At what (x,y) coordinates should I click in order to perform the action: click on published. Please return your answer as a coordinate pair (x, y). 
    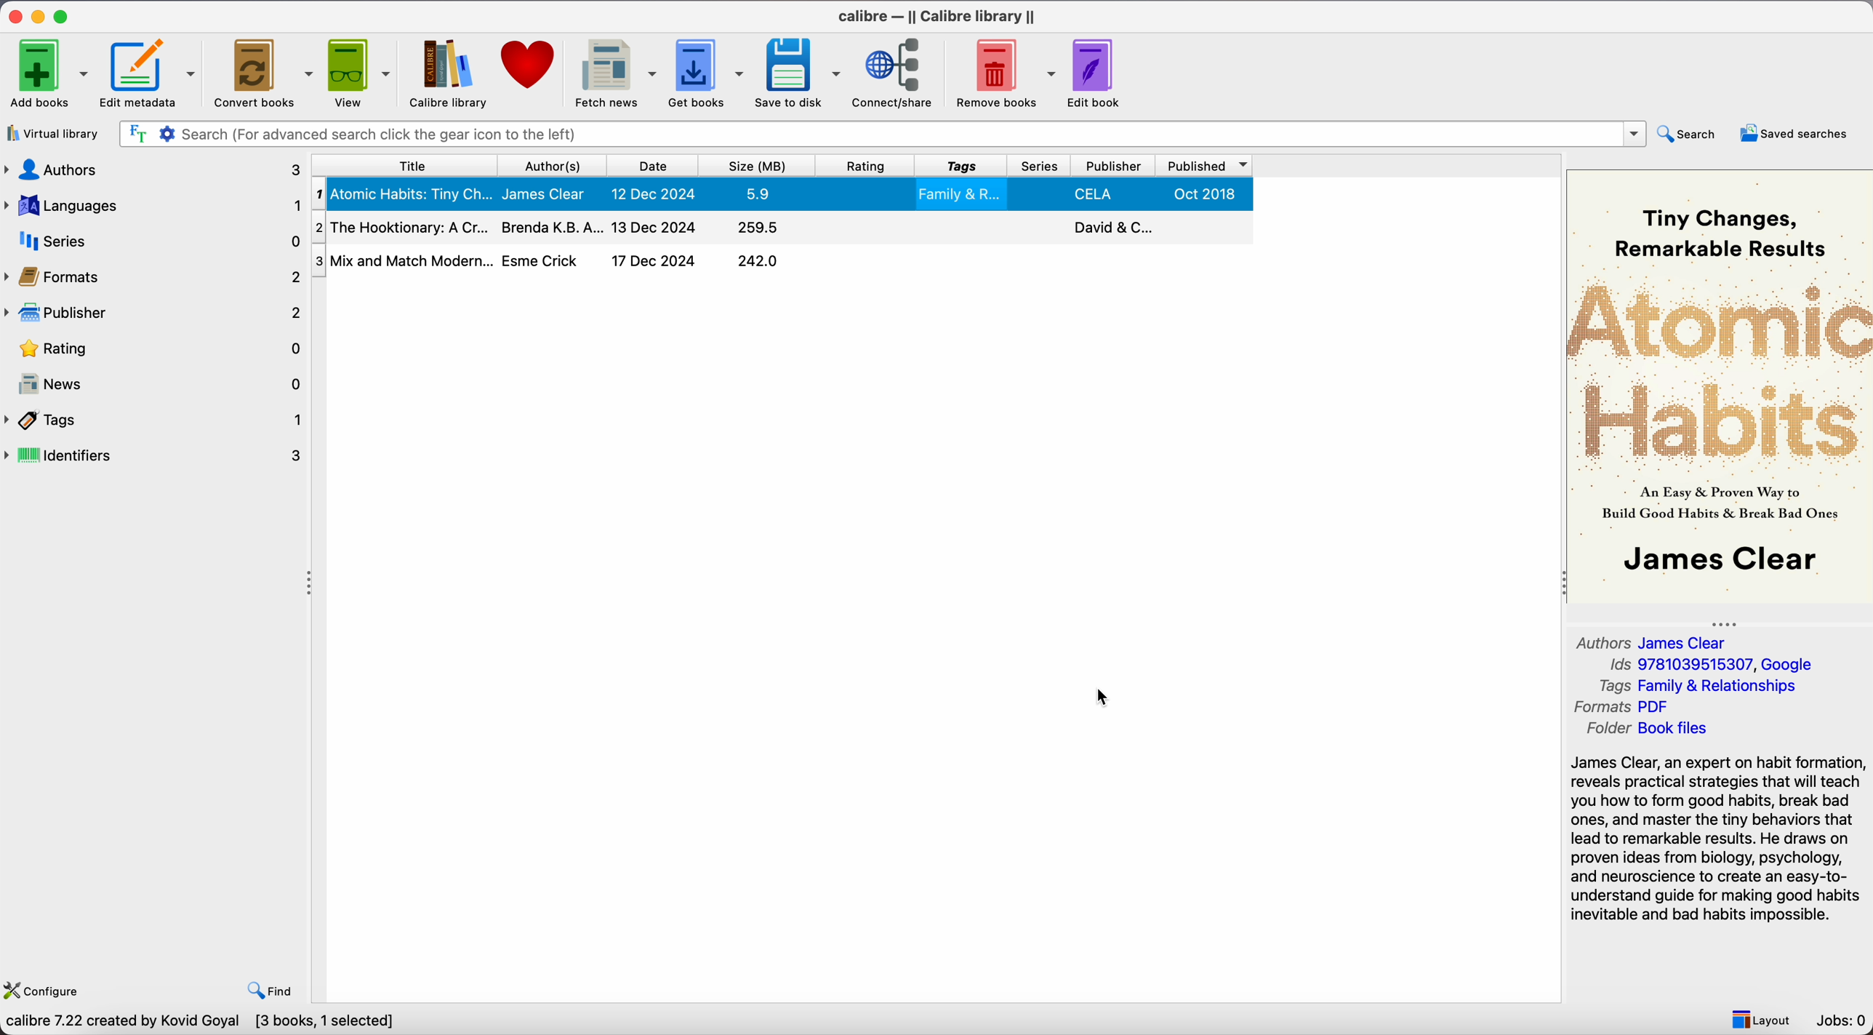
    Looking at the image, I should click on (1207, 166).